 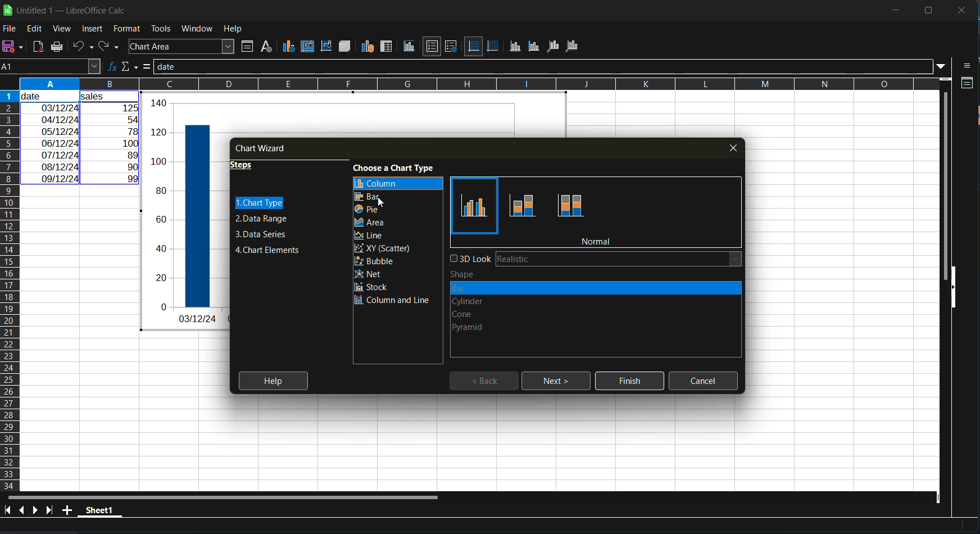 I want to click on close, so click(x=961, y=10).